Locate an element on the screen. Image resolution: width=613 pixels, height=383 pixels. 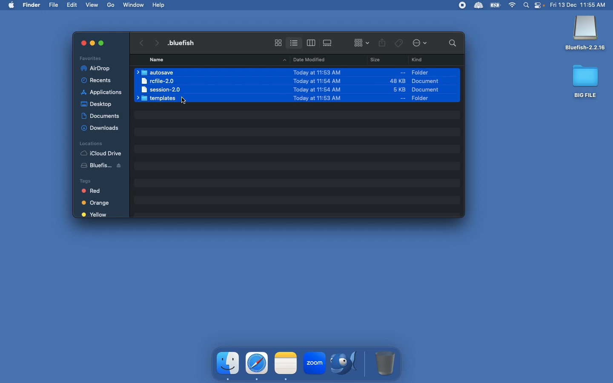
zoom is located at coordinates (314, 364).